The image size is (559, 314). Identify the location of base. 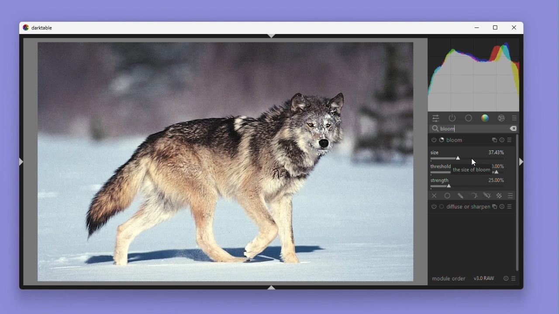
(442, 206).